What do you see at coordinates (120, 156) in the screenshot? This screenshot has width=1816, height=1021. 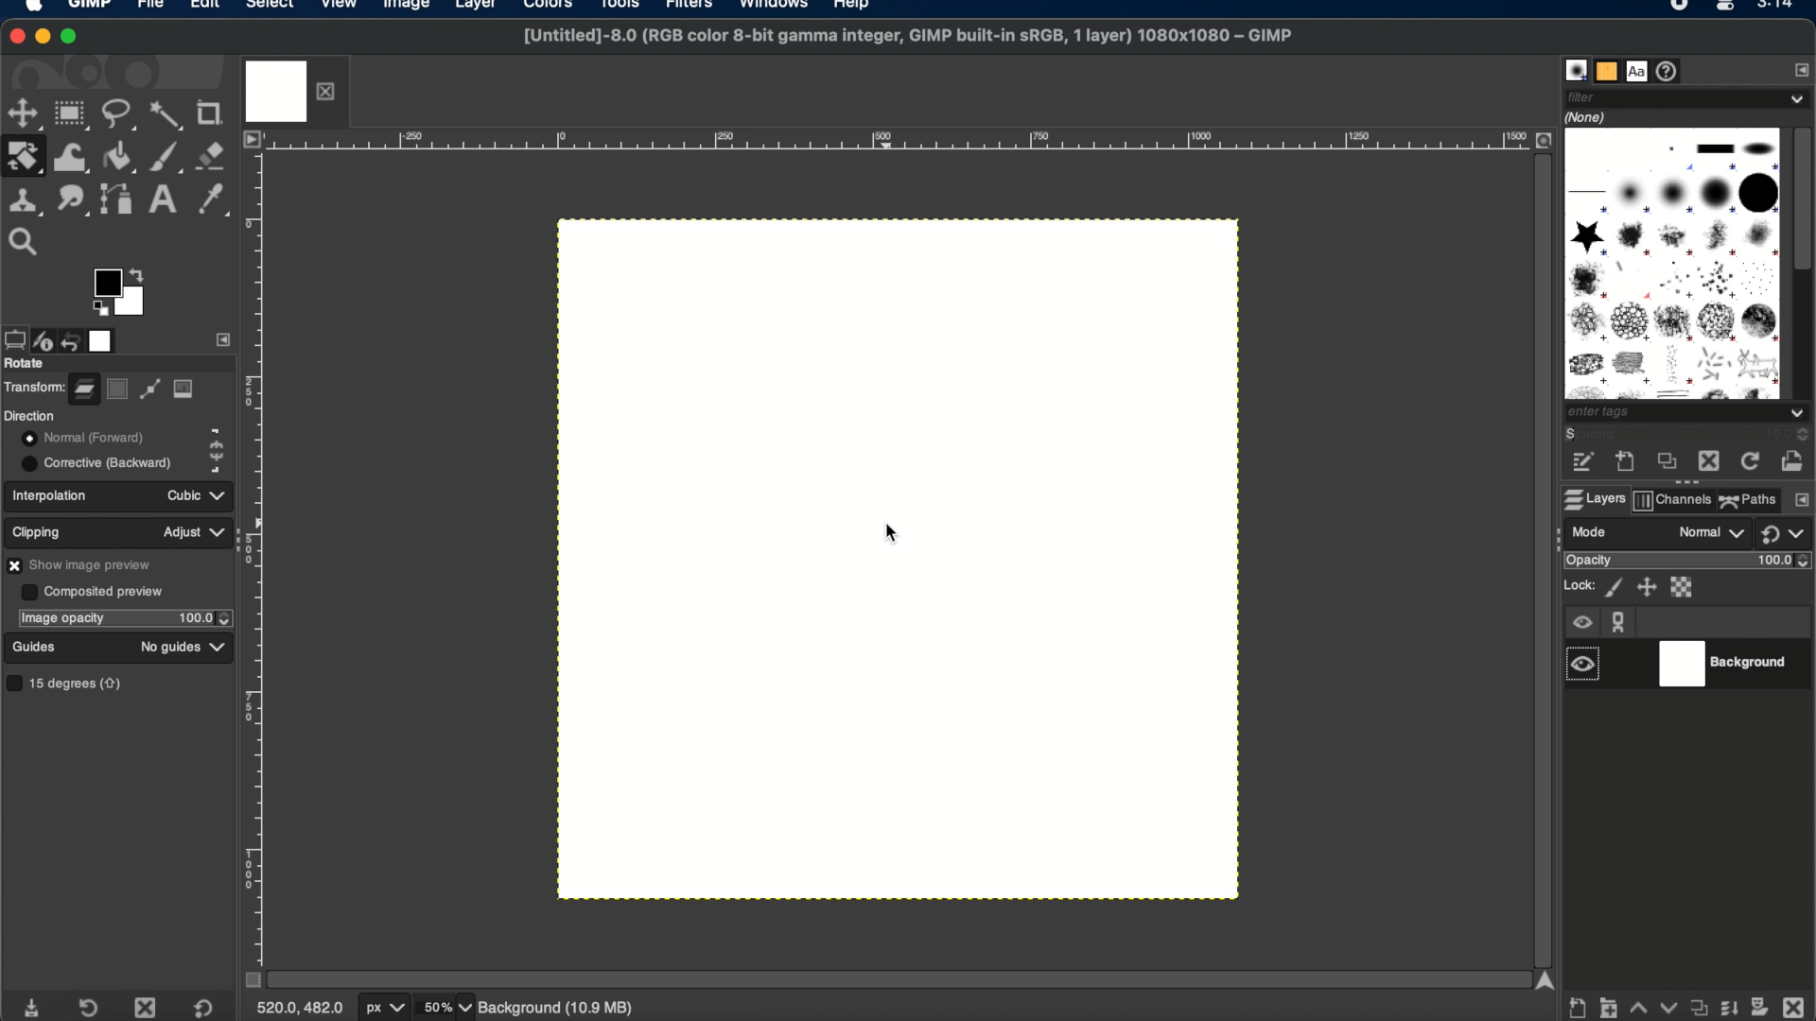 I see `bucket fill tool` at bounding box center [120, 156].